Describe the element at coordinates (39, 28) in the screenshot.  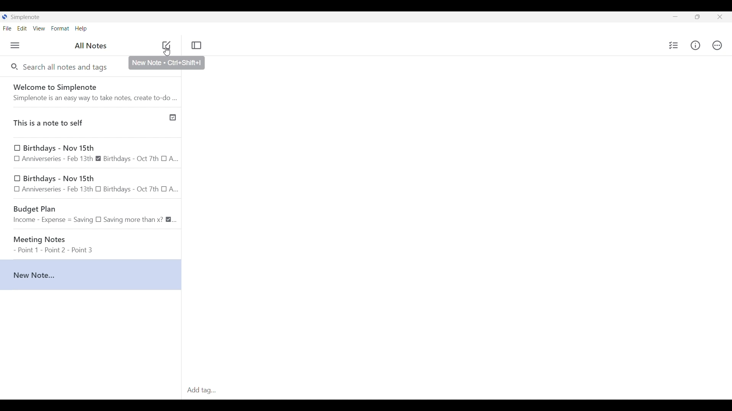
I see `View menu` at that location.